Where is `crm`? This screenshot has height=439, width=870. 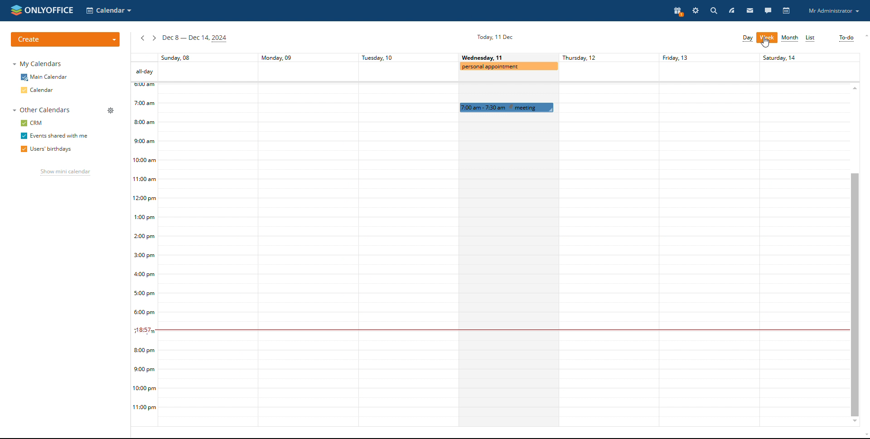 crm is located at coordinates (31, 123).